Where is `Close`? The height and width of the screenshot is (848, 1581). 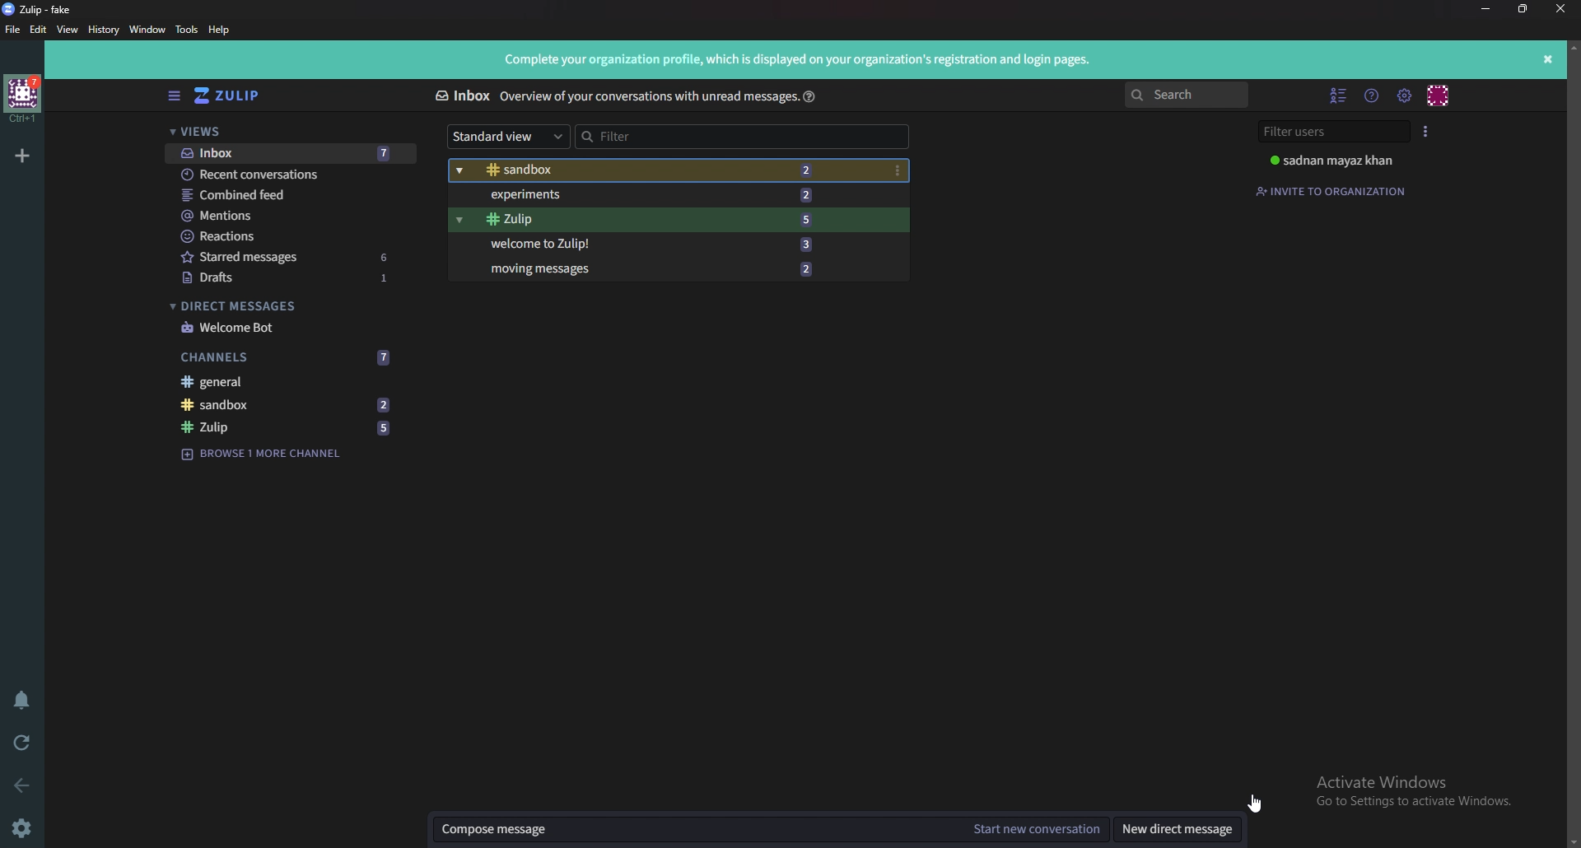
Close is located at coordinates (1561, 8).